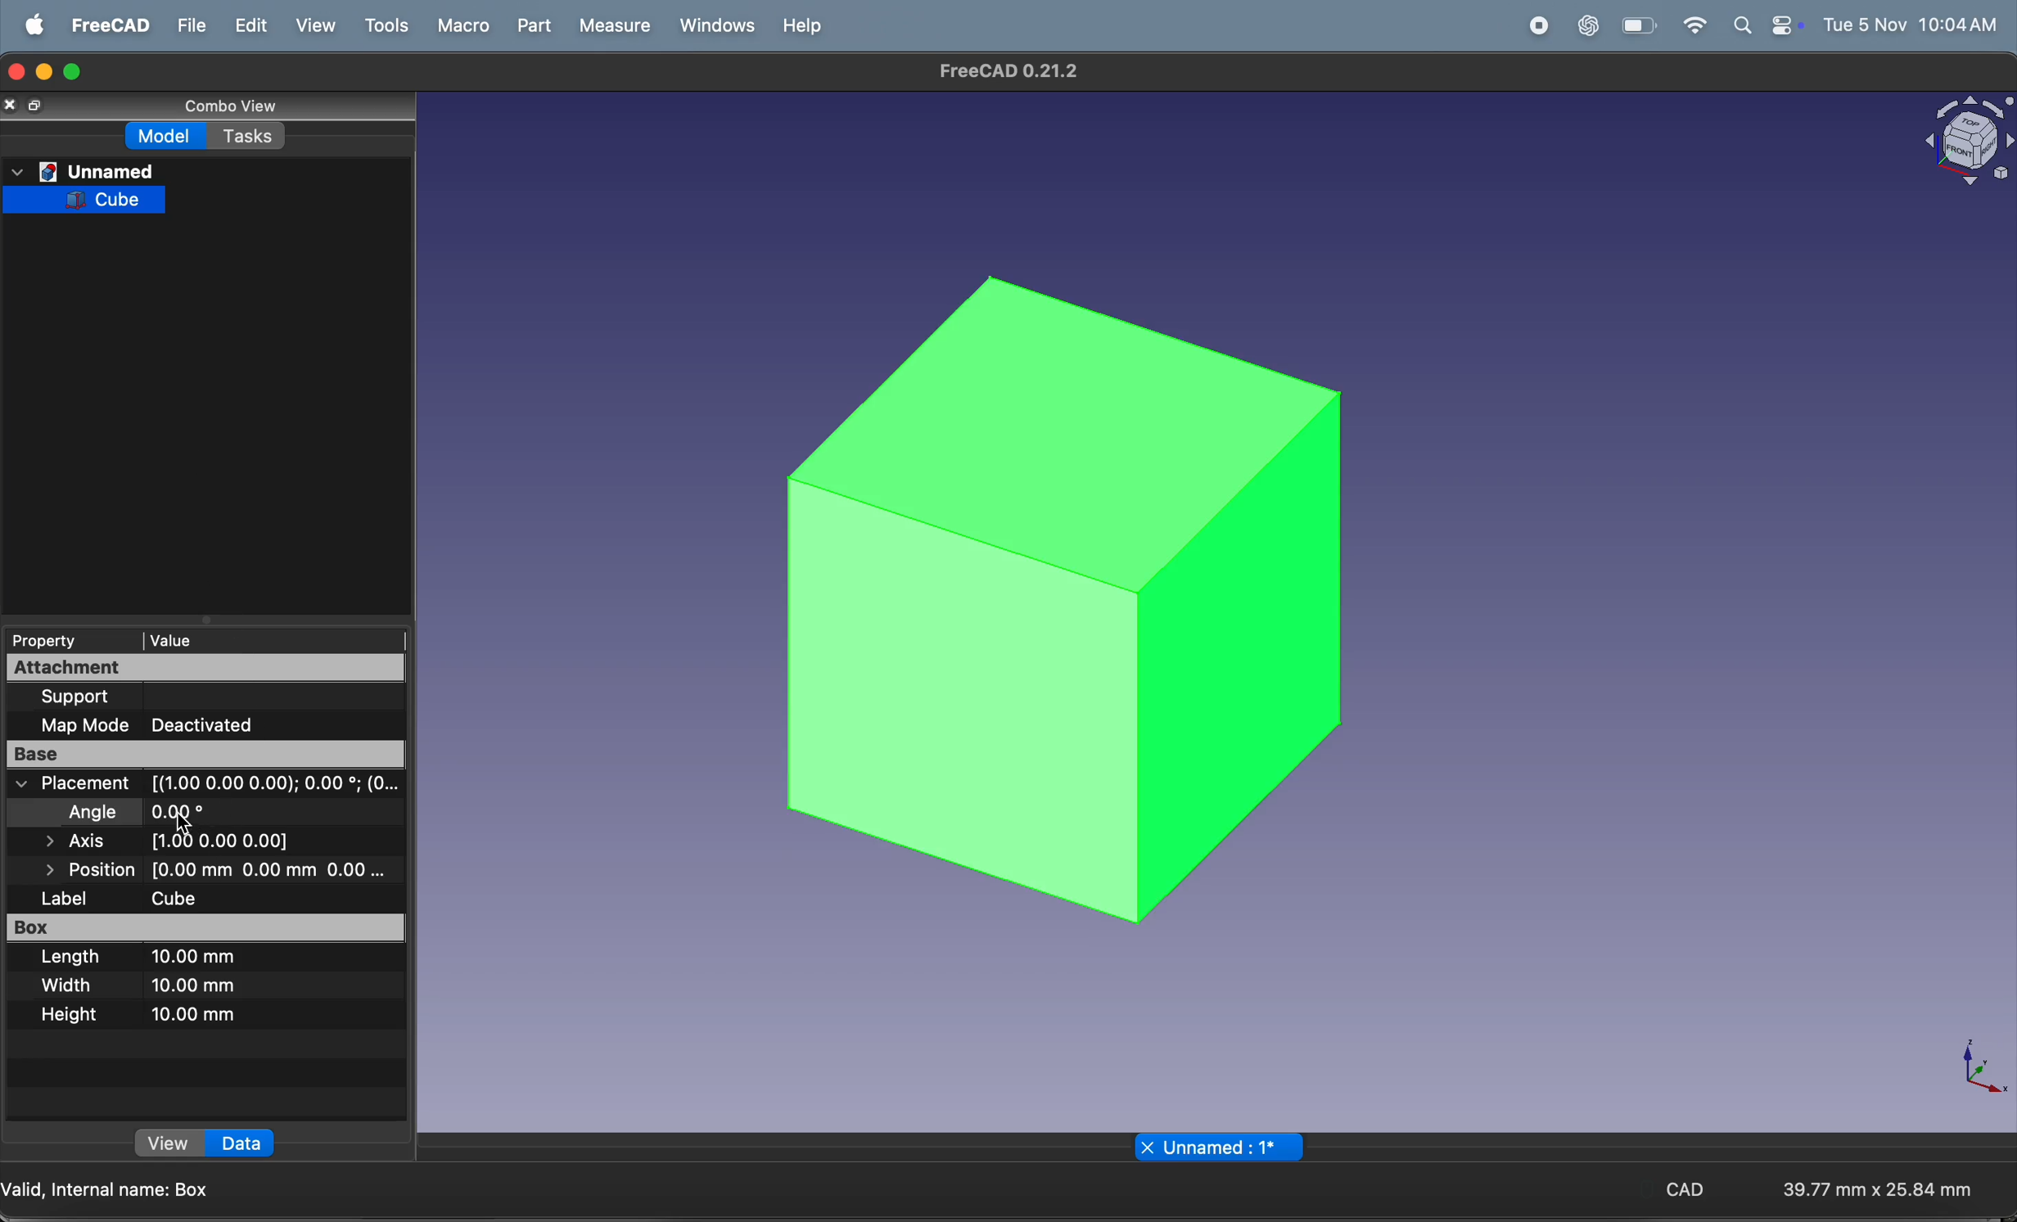 Image resolution: width=2017 pixels, height=1222 pixels. Describe the element at coordinates (47, 71) in the screenshot. I see `minimize` at that location.